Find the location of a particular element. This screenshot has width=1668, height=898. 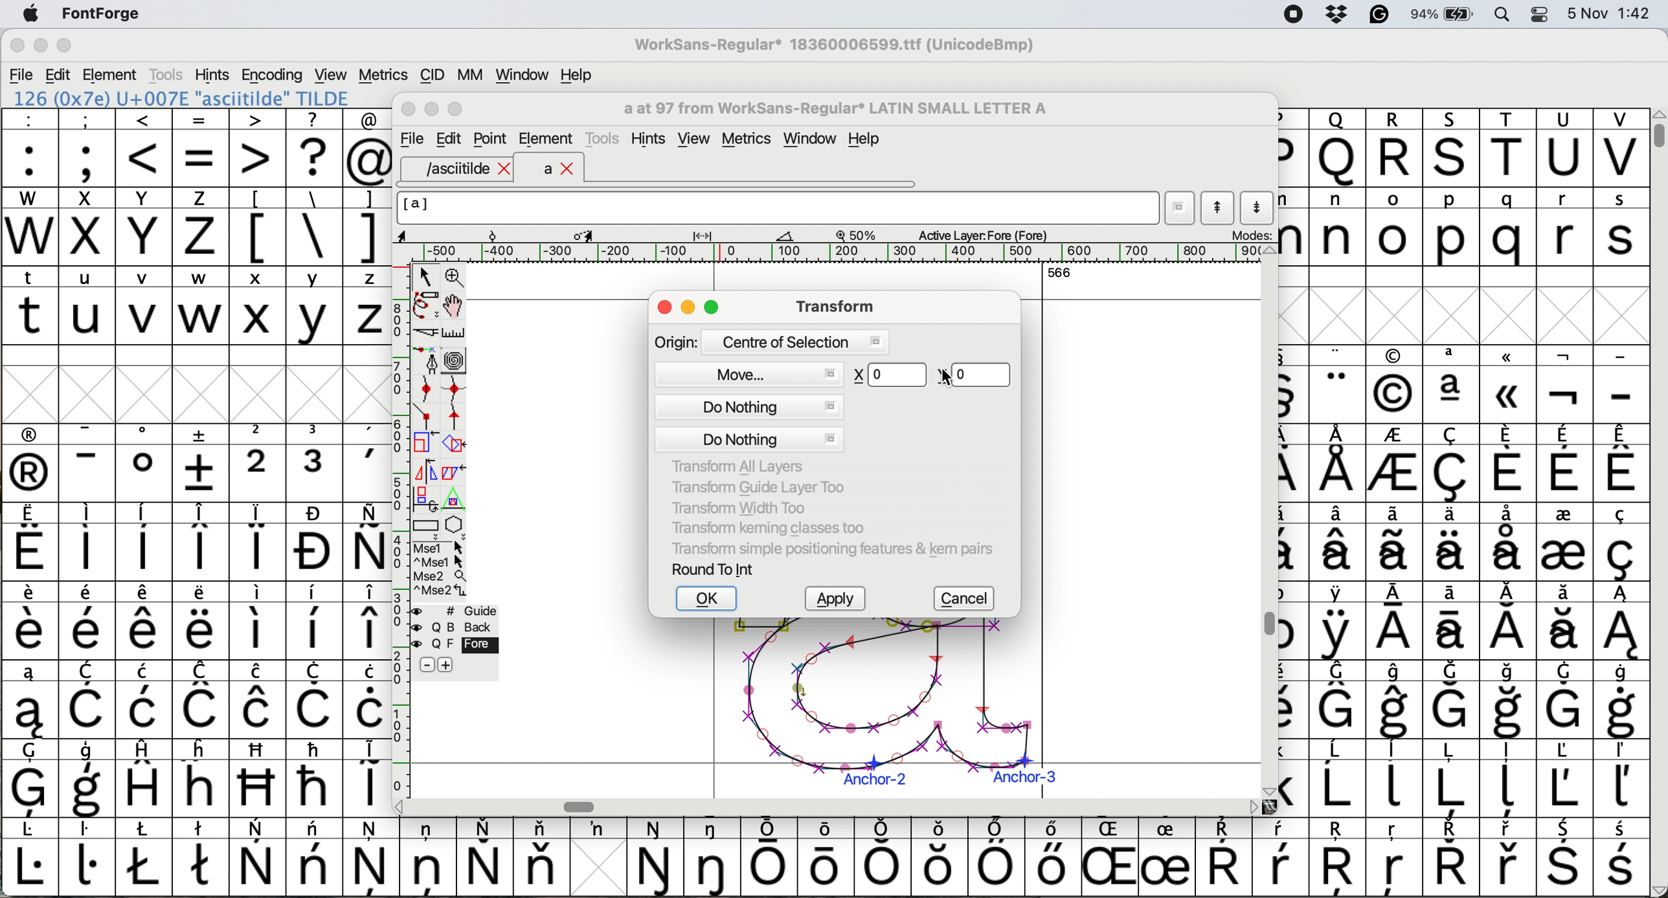

symbol is located at coordinates (31, 778).